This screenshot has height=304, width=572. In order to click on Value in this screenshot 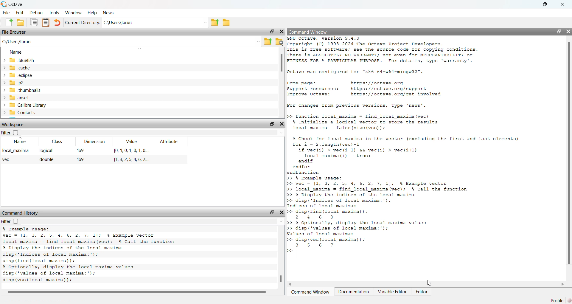, I will do `click(131, 142)`.